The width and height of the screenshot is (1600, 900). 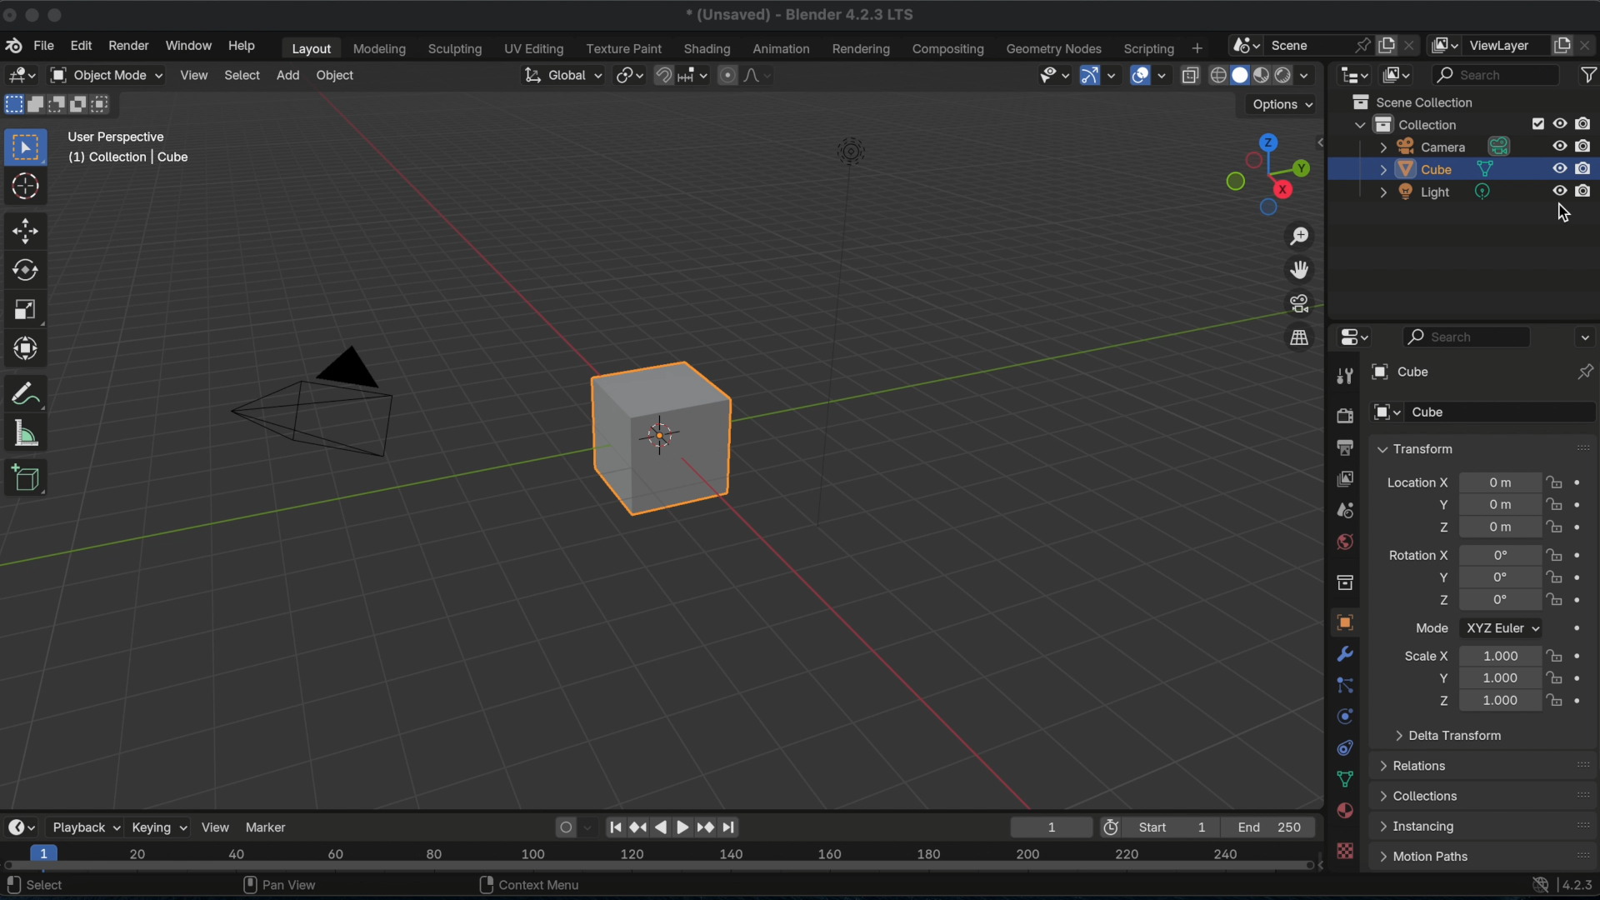 What do you see at coordinates (1582, 854) in the screenshot?
I see `drag handle` at bounding box center [1582, 854].